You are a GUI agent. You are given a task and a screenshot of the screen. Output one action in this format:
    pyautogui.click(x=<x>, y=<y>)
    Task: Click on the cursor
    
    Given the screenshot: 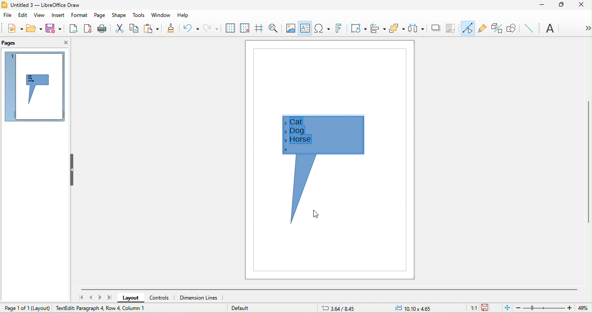 What is the action you would take?
    pyautogui.click(x=316, y=215)
    